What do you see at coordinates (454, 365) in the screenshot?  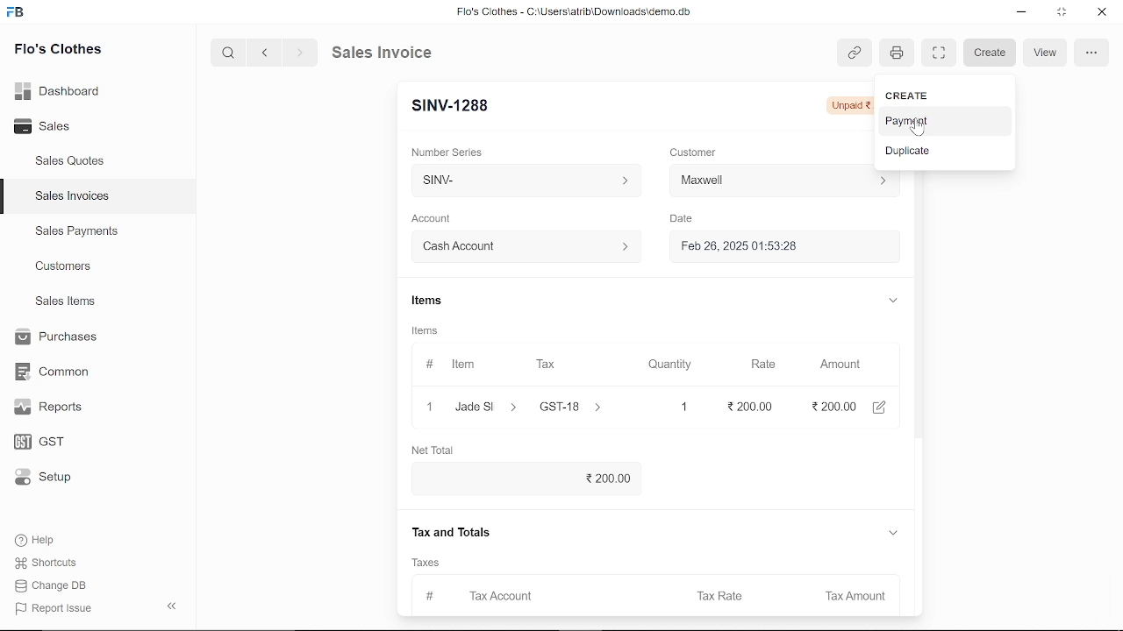 I see `Item` at bounding box center [454, 365].